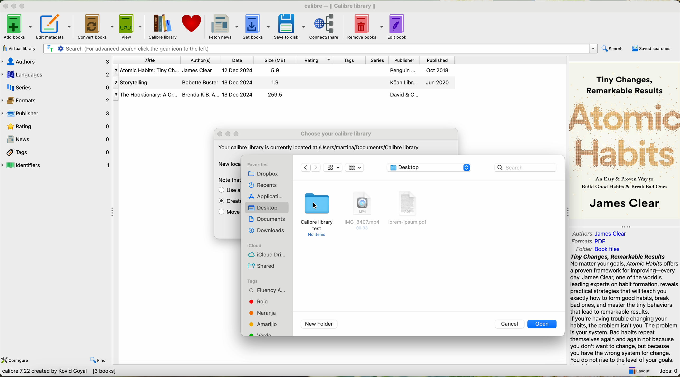 Image resolution: width=680 pixels, height=377 pixels. I want to click on tags, so click(56, 152).